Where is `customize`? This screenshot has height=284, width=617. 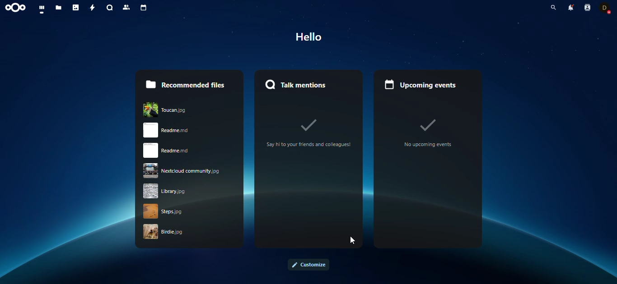 customize is located at coordinates (308, 265).